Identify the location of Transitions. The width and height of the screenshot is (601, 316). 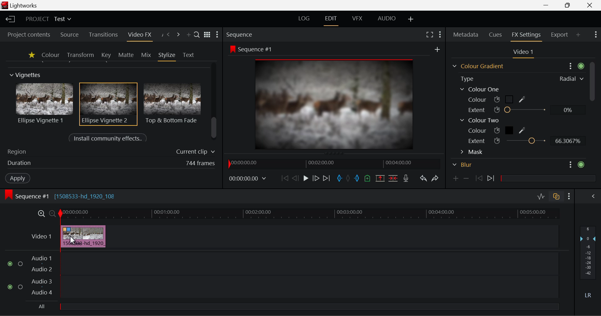
(103, 35).